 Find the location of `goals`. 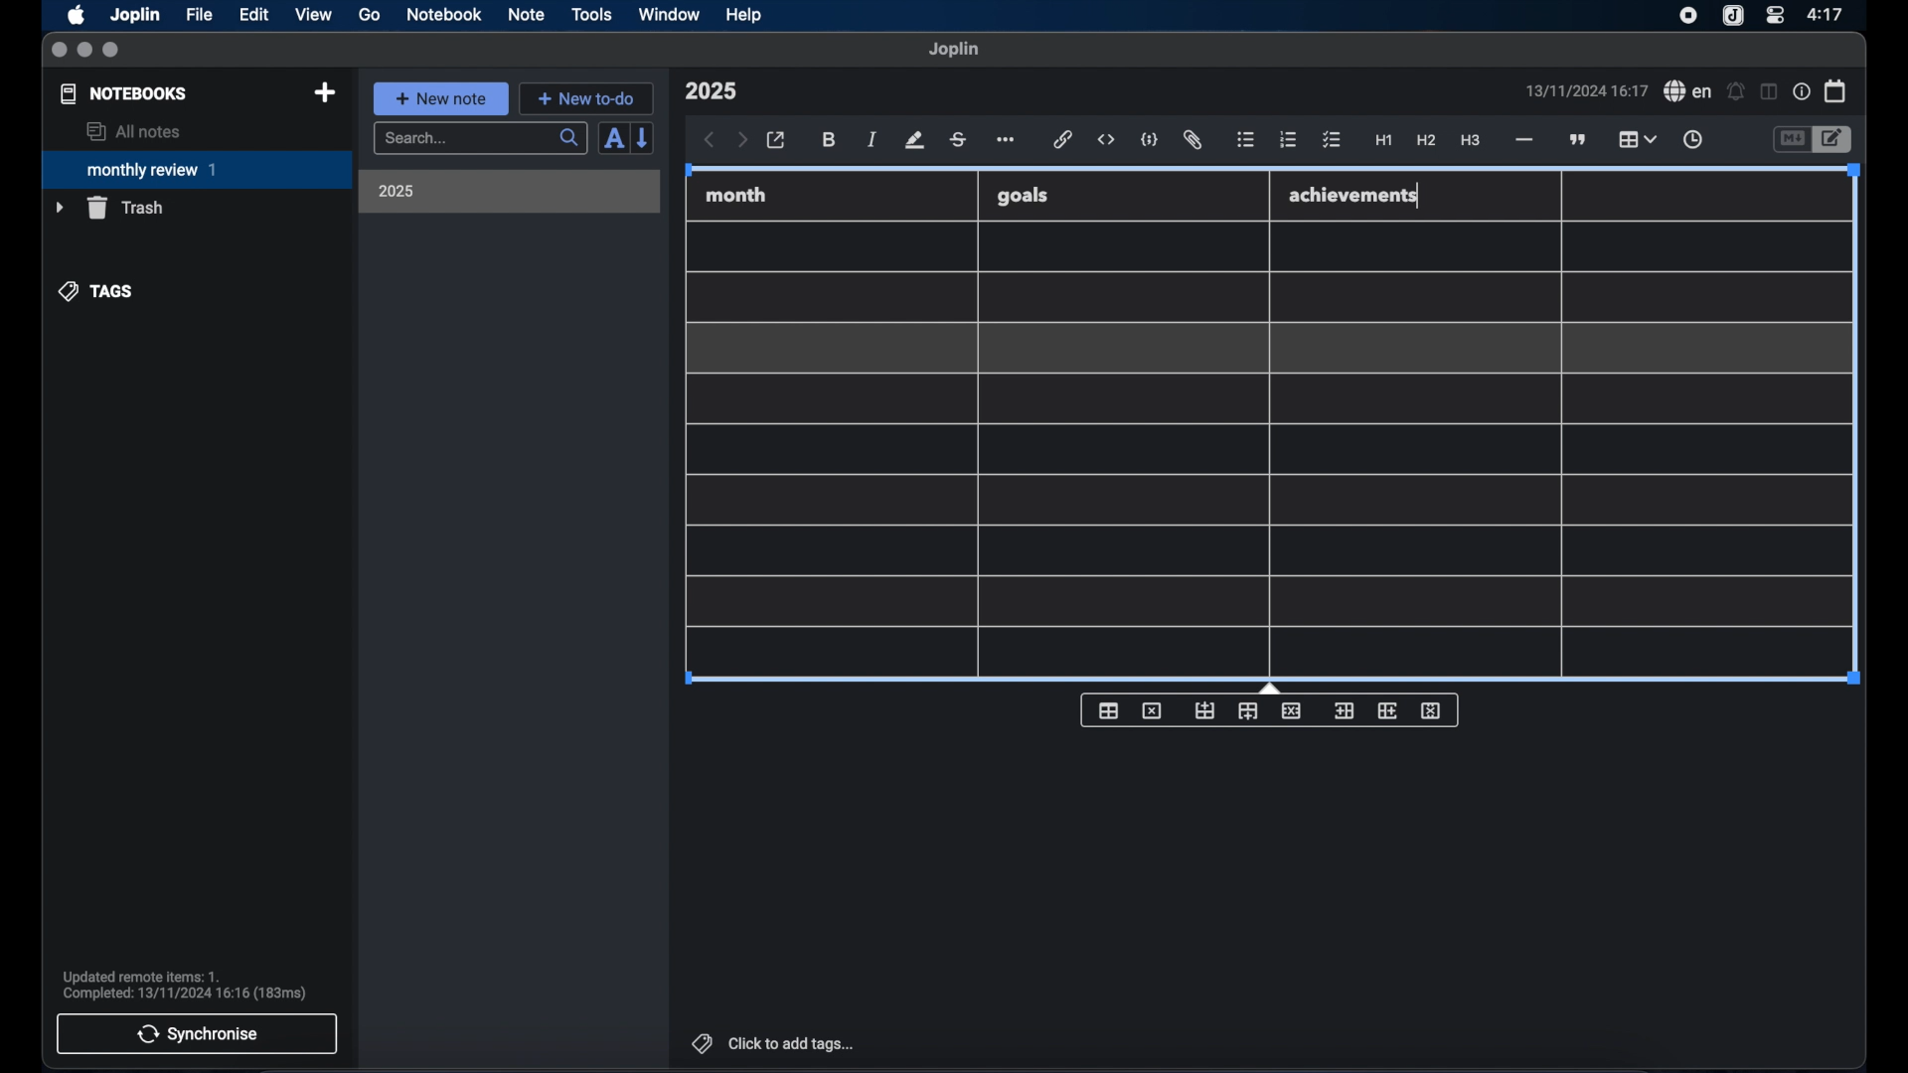

goals is located at coordinates (1023, 195).